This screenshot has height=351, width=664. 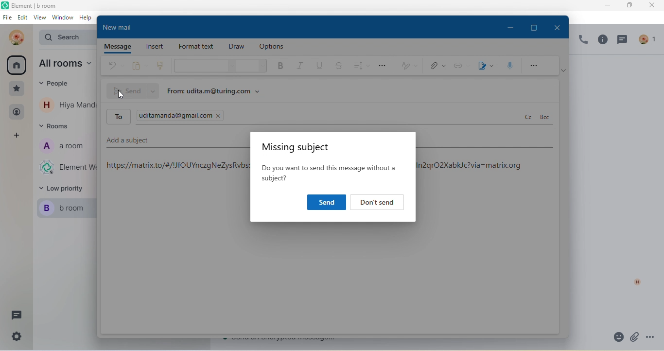 I want to click on maximize, so click(x=537, y=26).